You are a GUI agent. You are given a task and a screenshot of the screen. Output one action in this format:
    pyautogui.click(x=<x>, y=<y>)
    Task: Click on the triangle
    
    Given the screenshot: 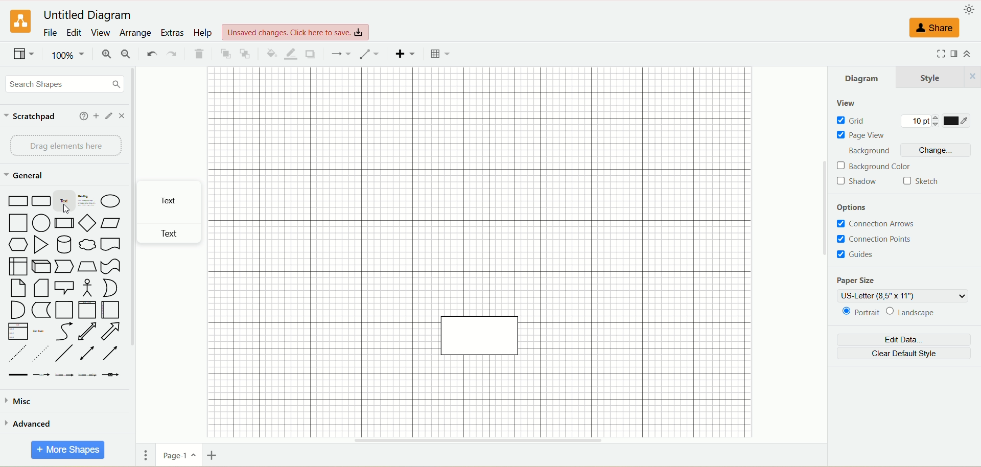 What is the action you would take?
    pyautogui.click(x=42, y=244)
    